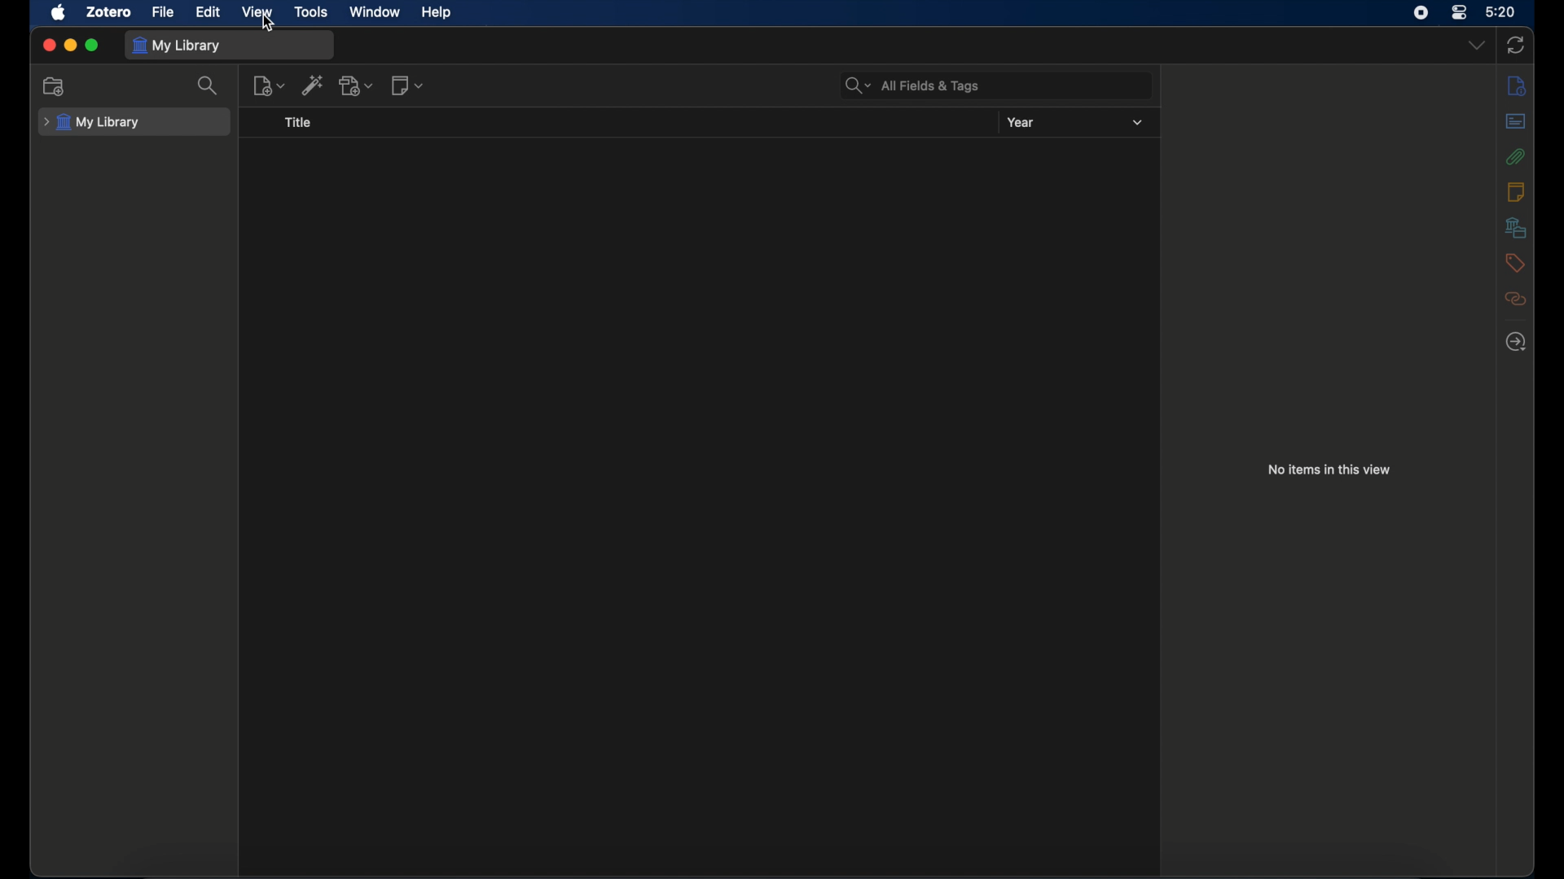 This screenshot has height=879, width=1564. I want to click on search bar, so click(912, 85).